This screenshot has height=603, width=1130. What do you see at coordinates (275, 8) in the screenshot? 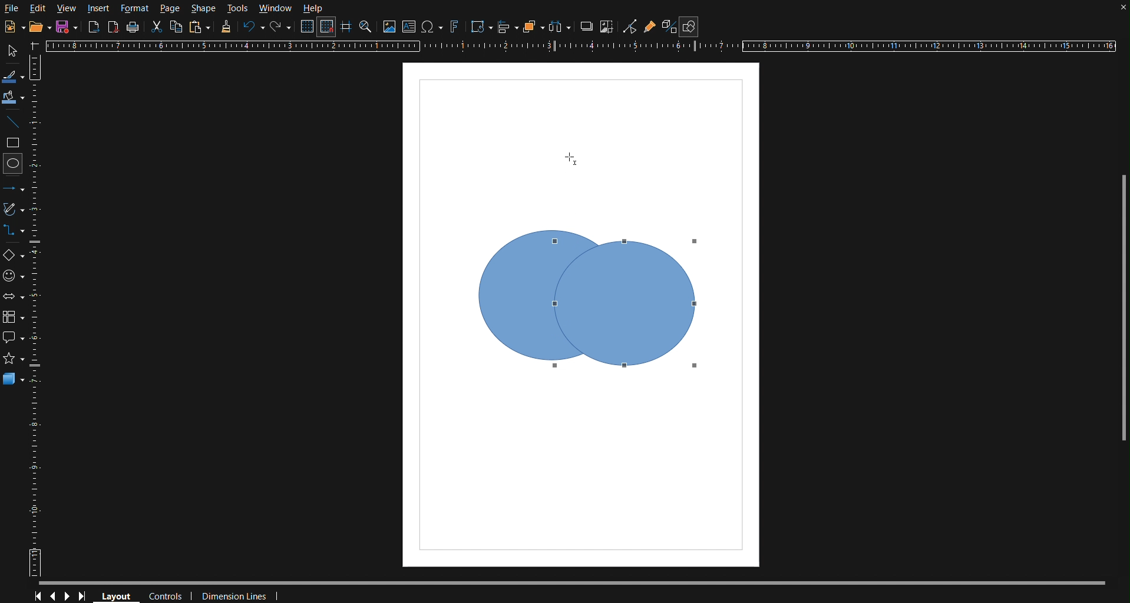
I see `Window` at bounding box center [275, 8].